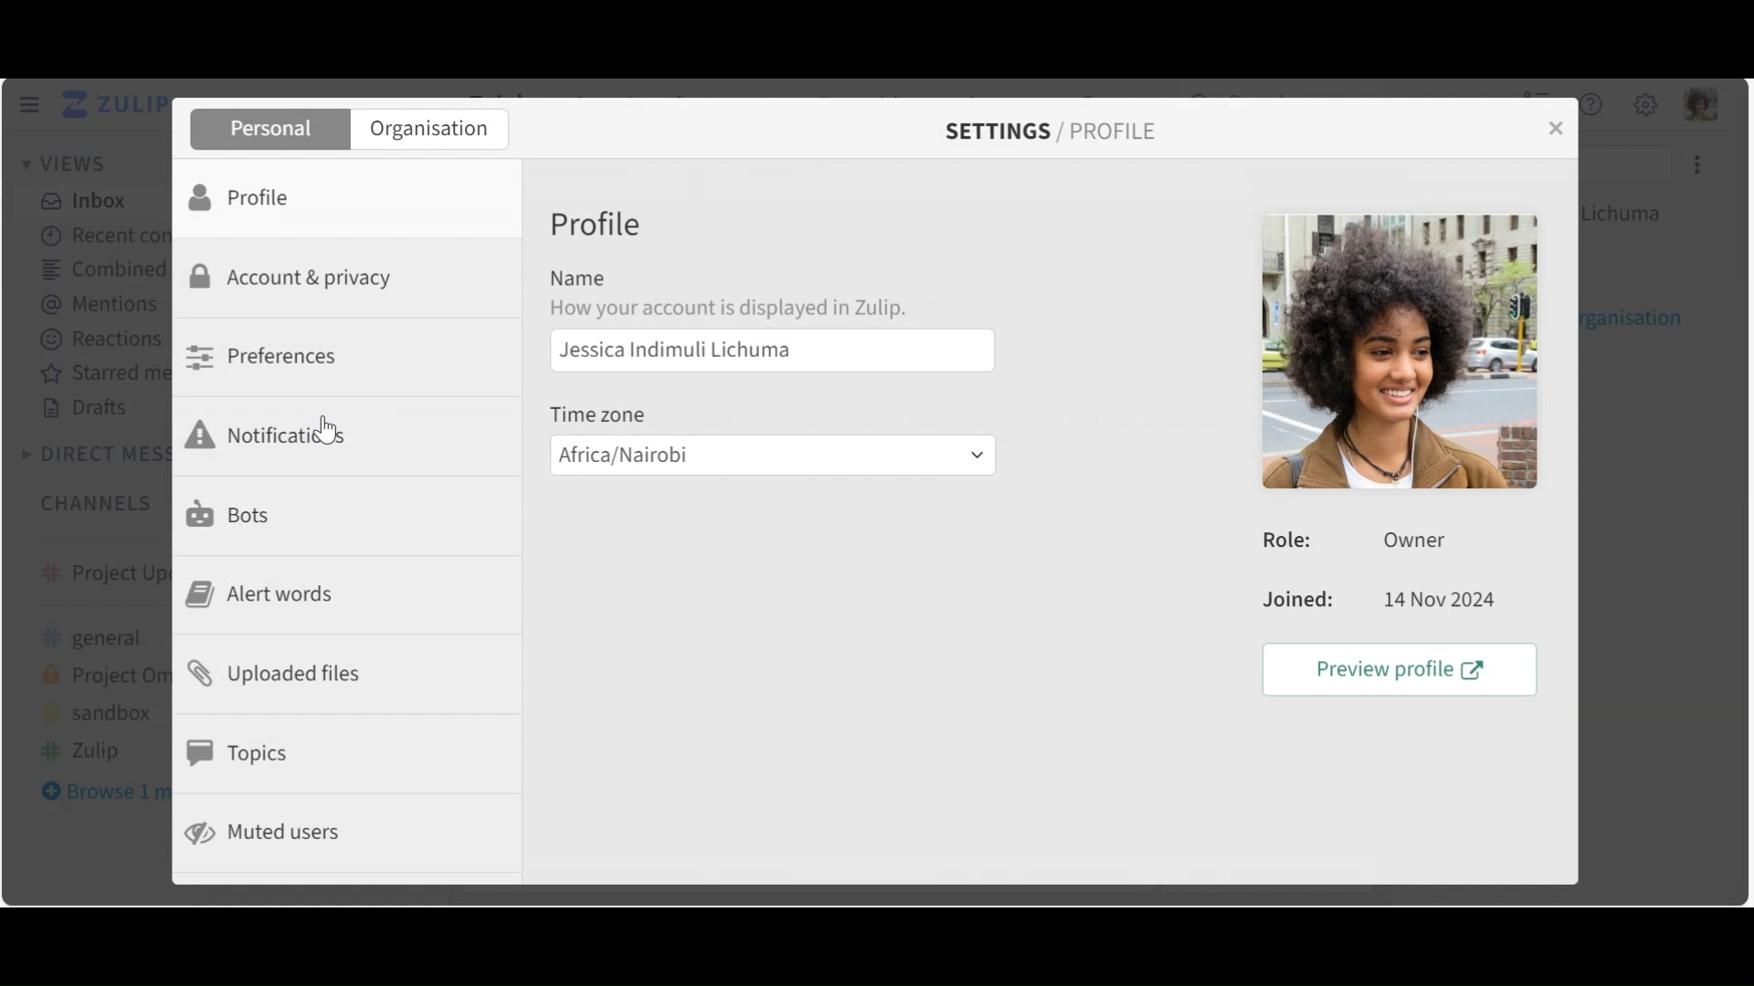 Image resolution: width=1754 pixels, height=986 pixels. Describe the element at coordinates (1405, 670) in the screenshot. I see `Preview profile` at that location.